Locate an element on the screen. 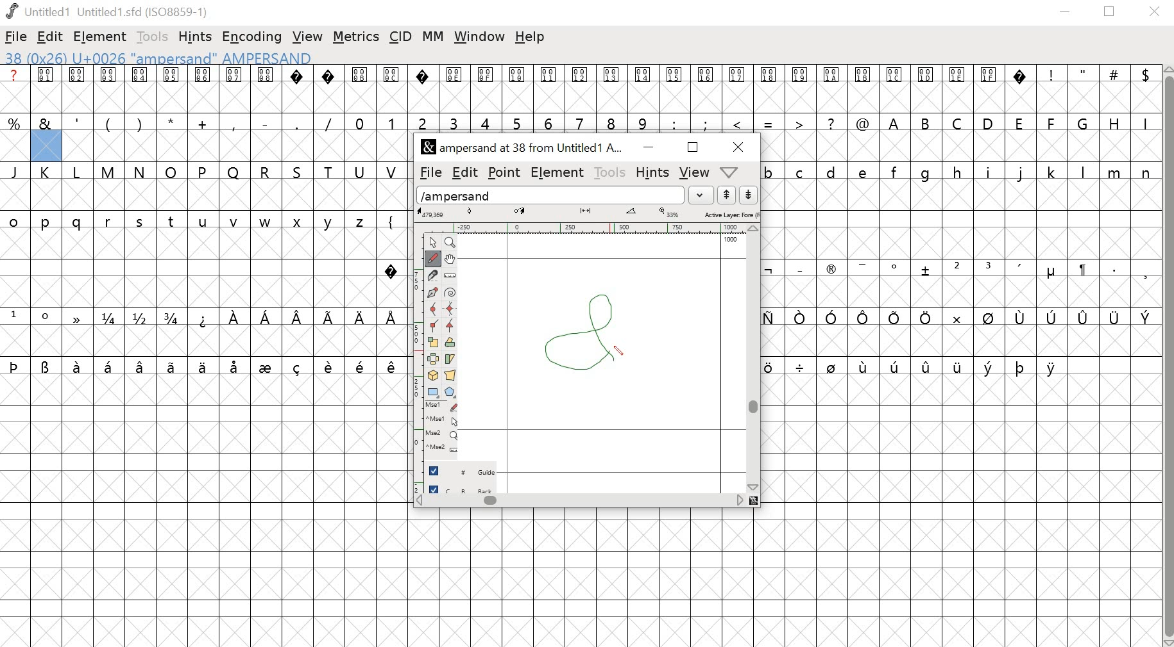 The width and height of the screenshot is (1174, 647). B is located at coordinates (926, 123).